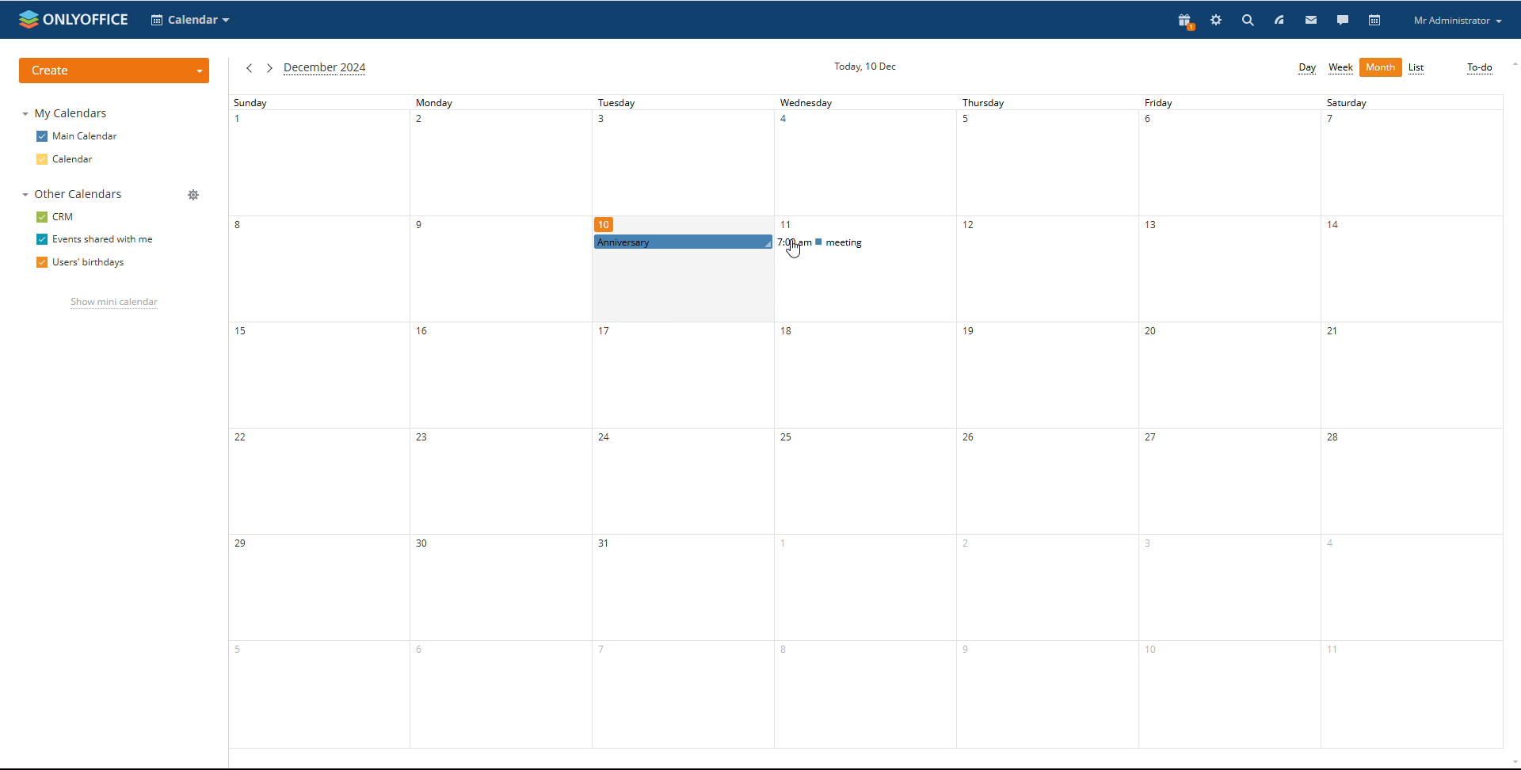 This screenshot has height=770, width=1521. Describe the element at coordinates (1045, 421) in the screenshot. I see `thursday` at that location.